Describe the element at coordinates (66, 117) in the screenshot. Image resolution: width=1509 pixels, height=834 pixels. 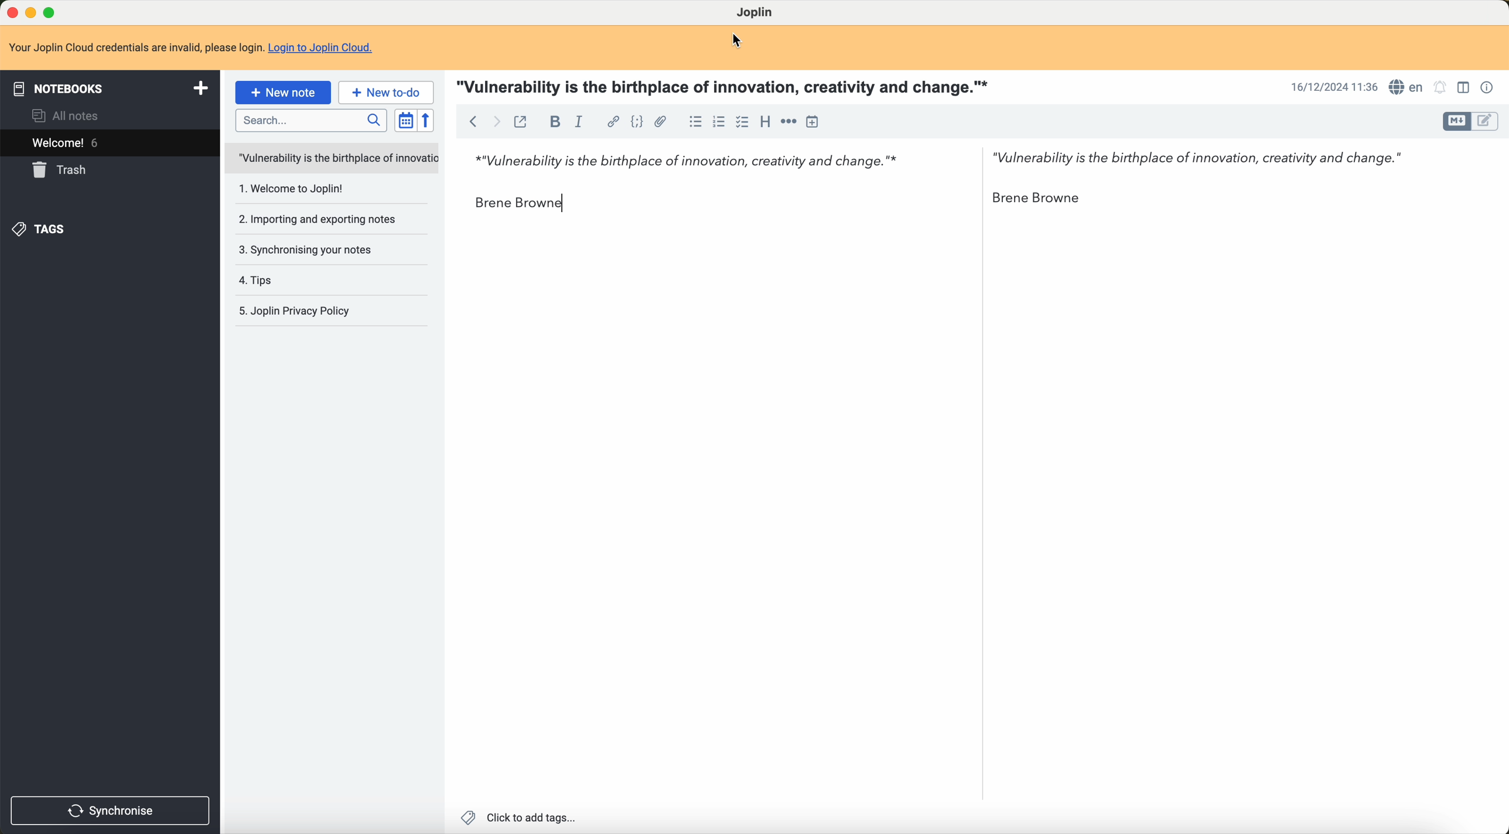
I see `all notes` at that location.